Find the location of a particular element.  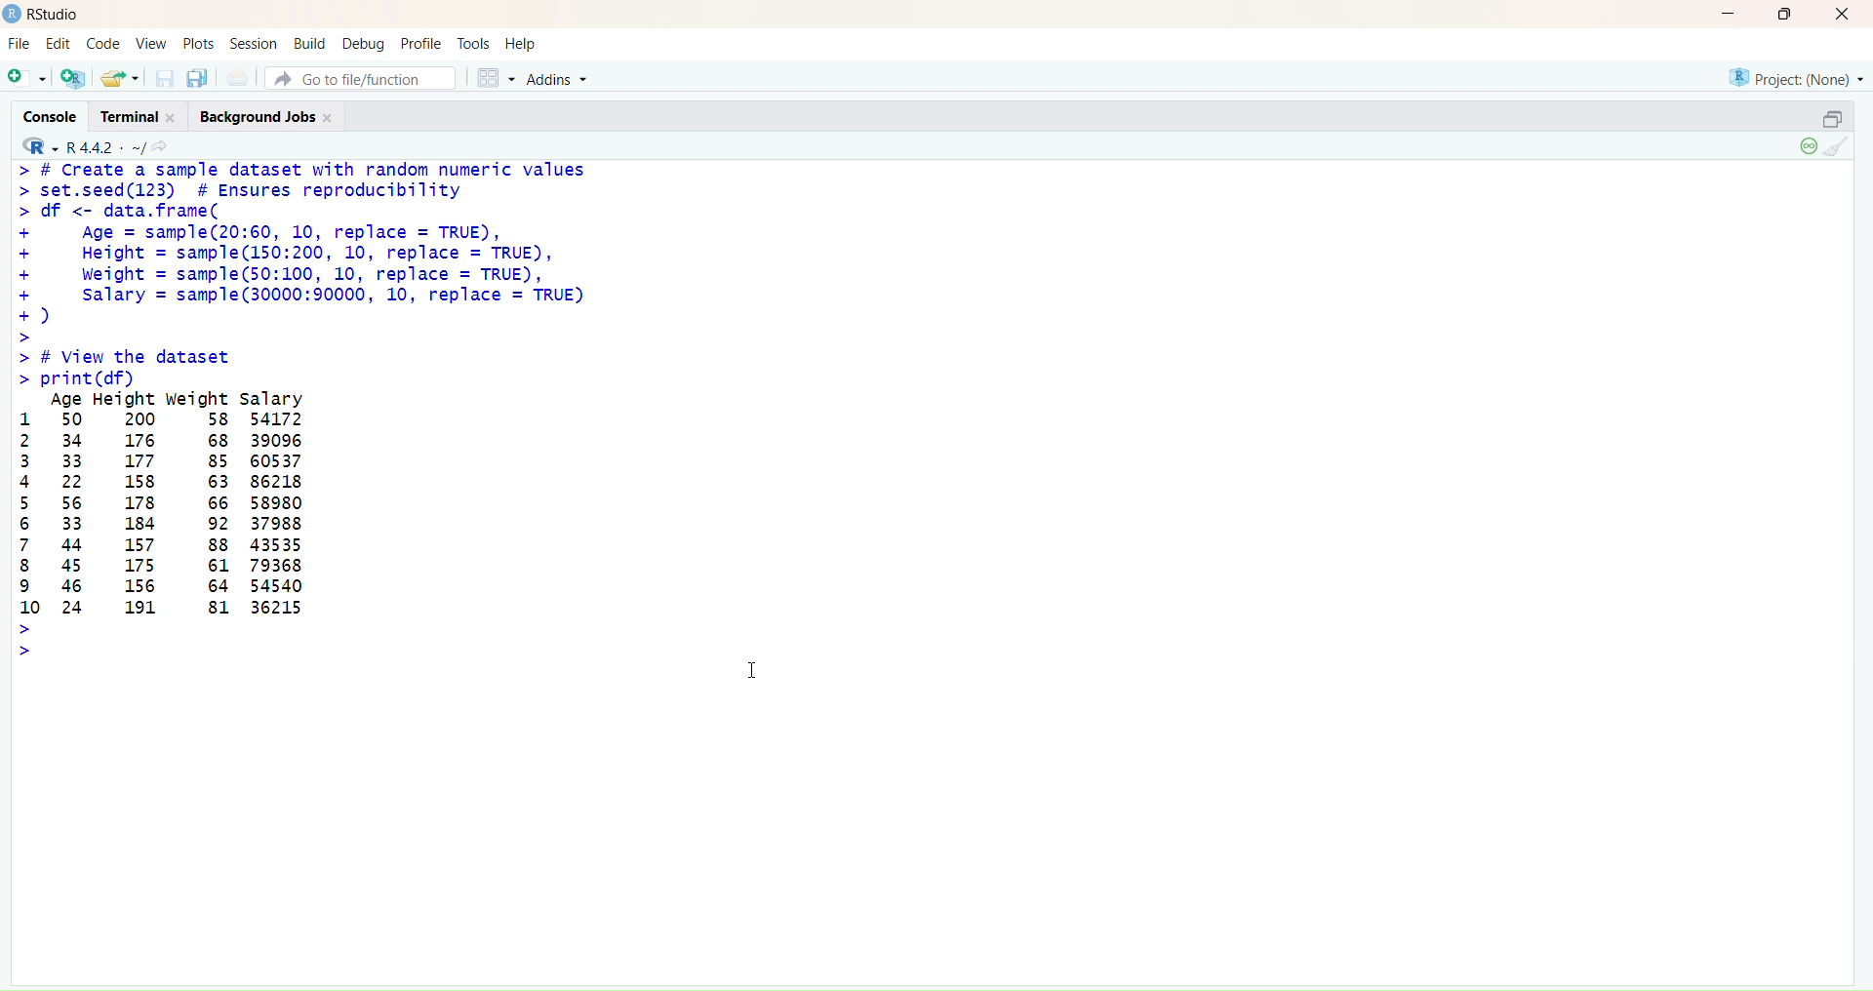

RStudio logo is located at coordinates (35, 145).